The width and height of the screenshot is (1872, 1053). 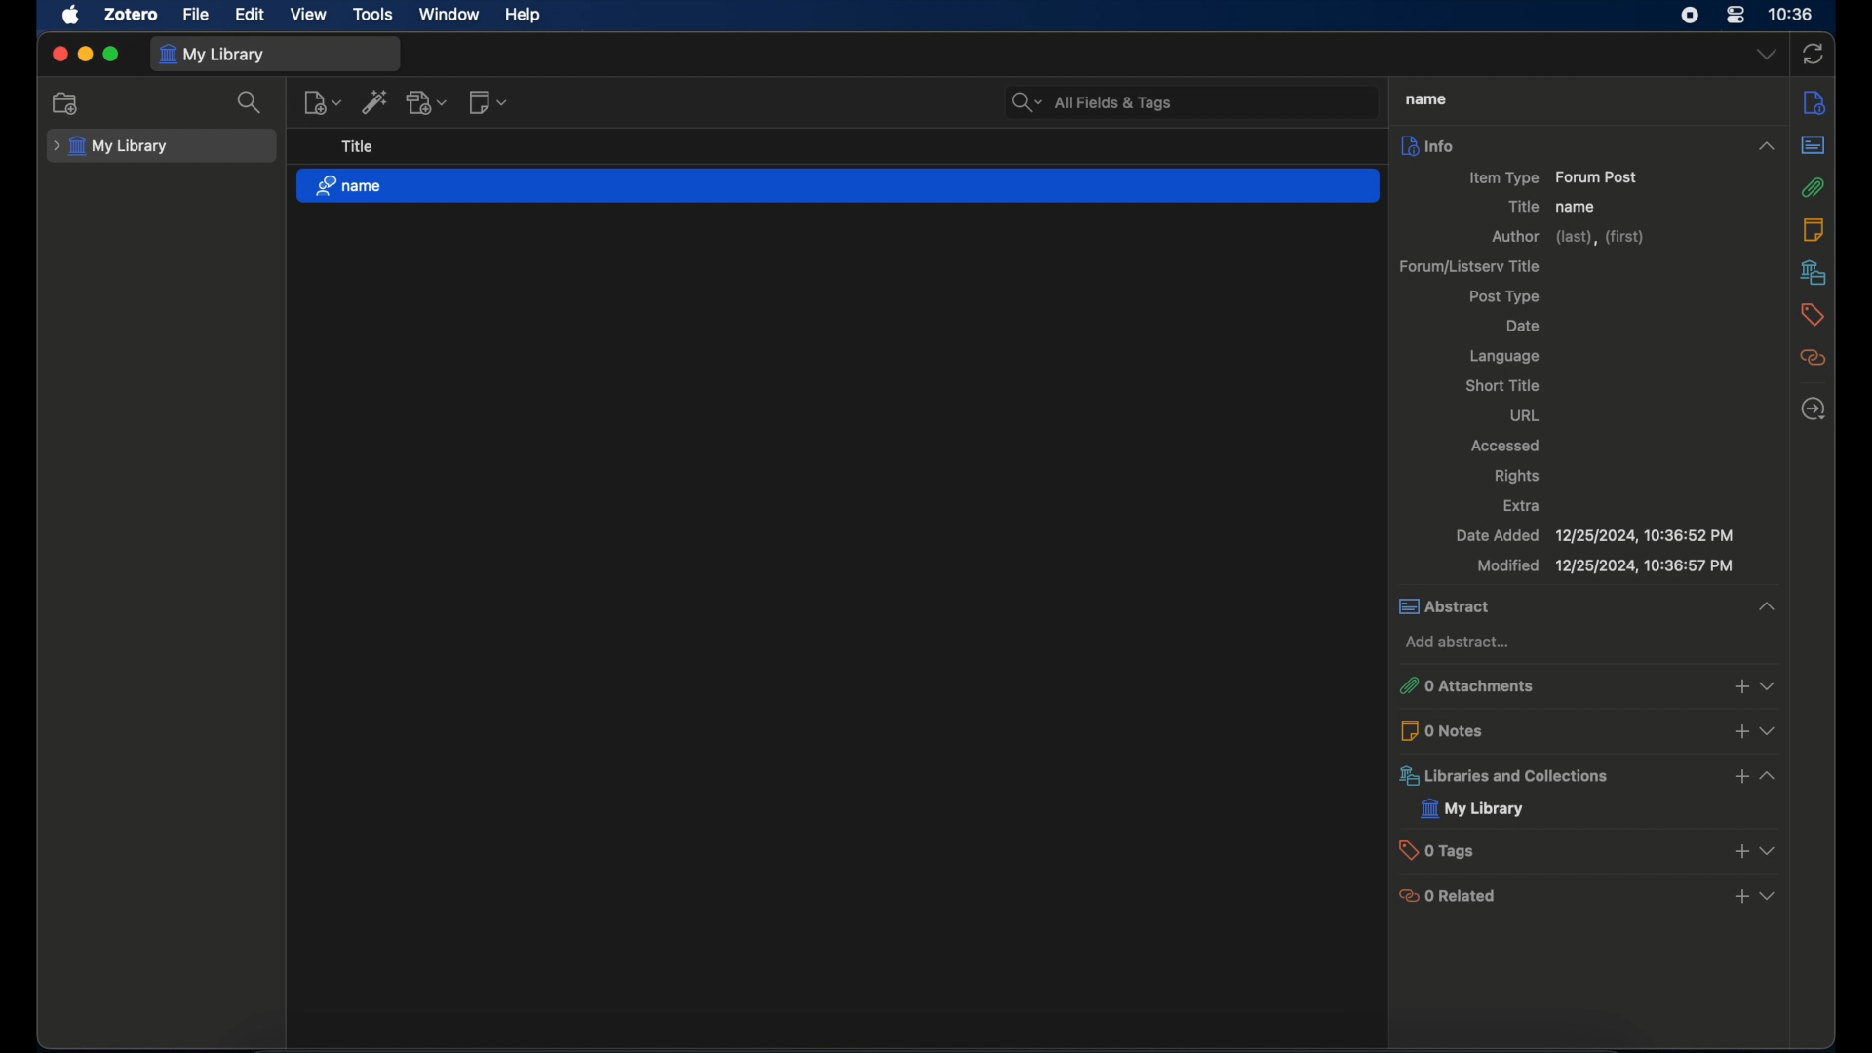 What do you see at coordinates (449, 15) in the screenshot?
I see `window` at bounding box center [449, 15].